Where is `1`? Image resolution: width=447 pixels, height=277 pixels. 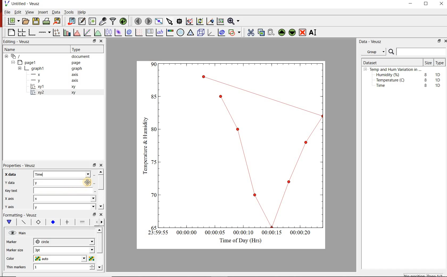
1 is located at coordinates (154, 64).